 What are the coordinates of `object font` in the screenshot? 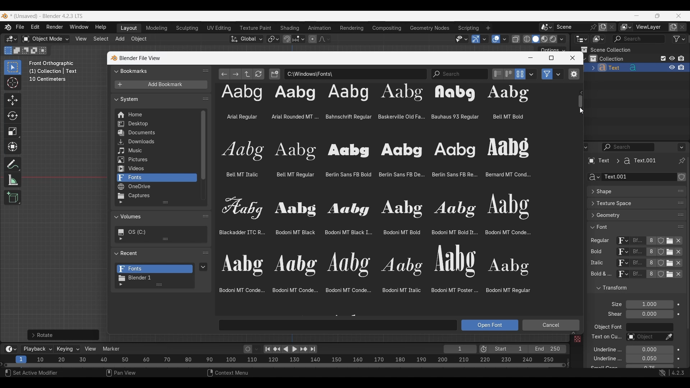 It's located at (607, 328).